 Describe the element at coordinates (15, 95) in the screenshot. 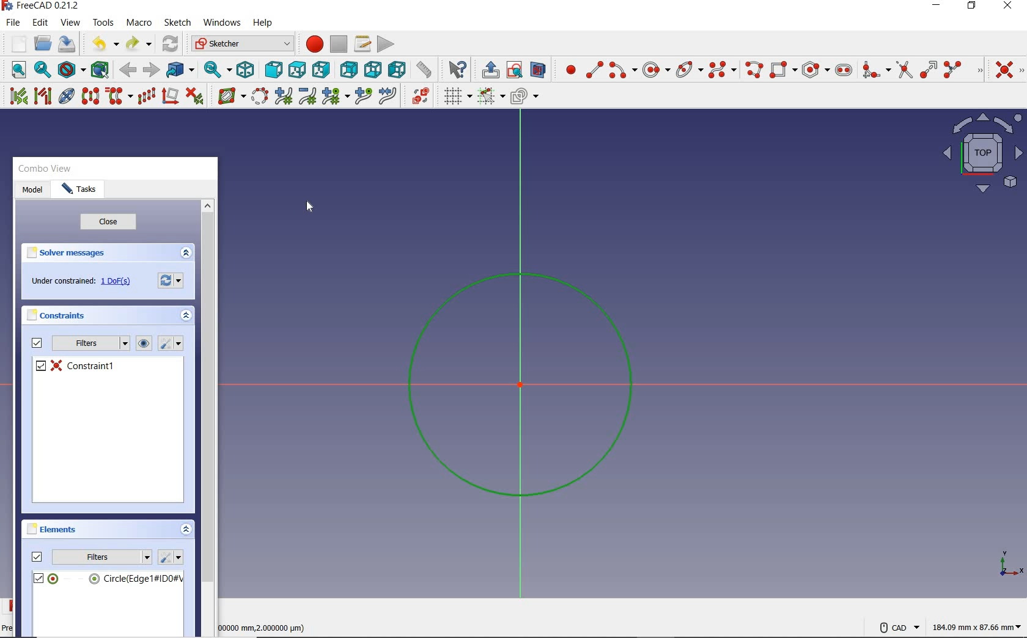

I see `select associated constraints` at that location.